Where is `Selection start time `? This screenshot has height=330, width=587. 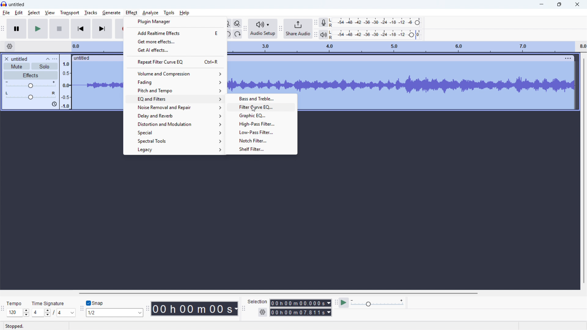 Selection start time  is located at coordinates (300, 303).